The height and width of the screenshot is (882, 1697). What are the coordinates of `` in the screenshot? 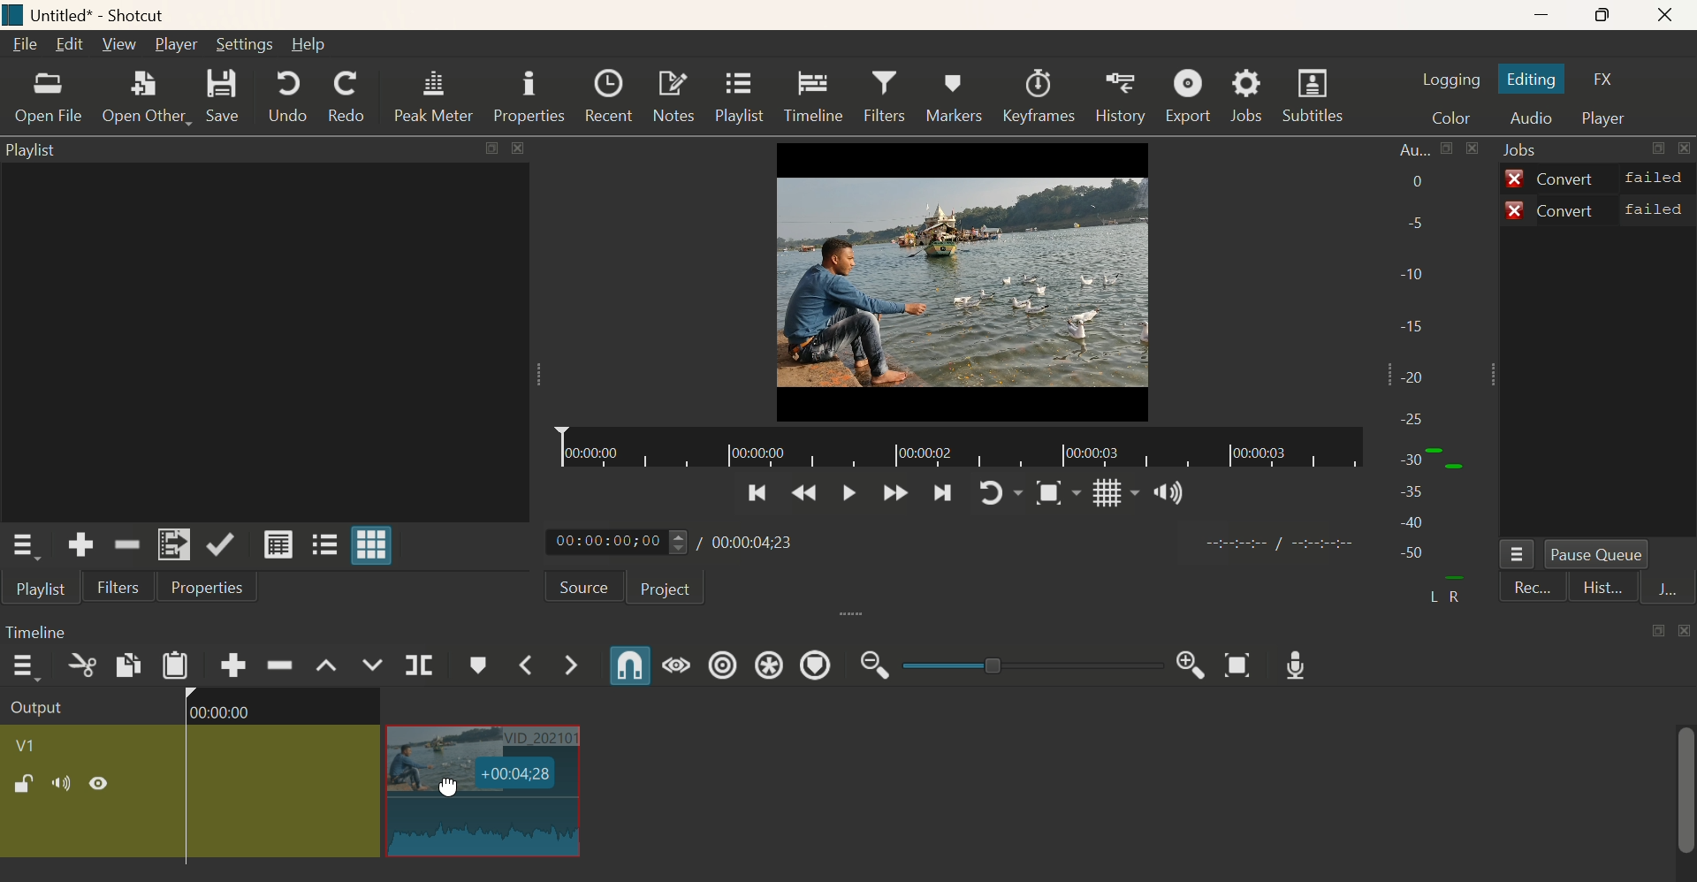 It's located at (588, 586).